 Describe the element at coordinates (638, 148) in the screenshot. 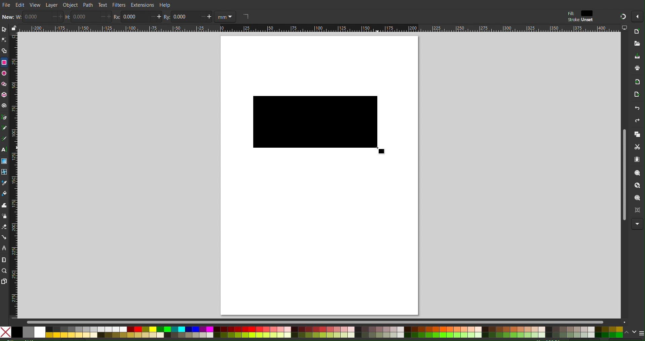

I see `Cut` at that location.